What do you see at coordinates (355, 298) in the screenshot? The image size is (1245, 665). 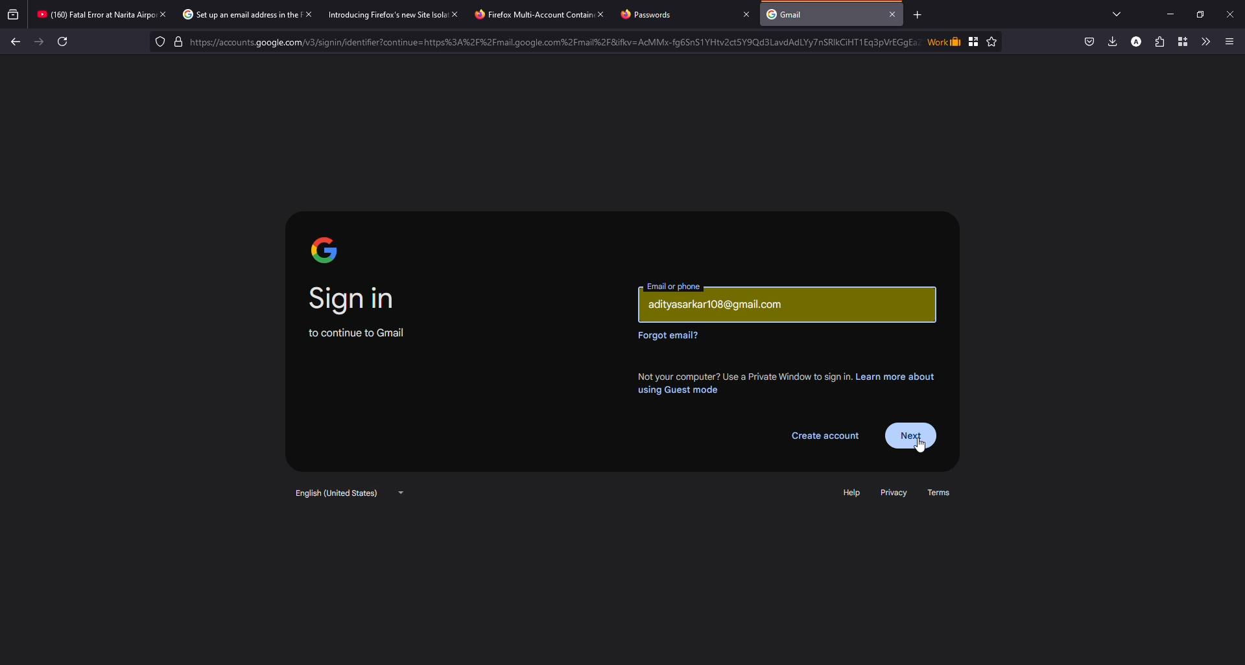 I see `sign in` at bounding box center [355, 298].